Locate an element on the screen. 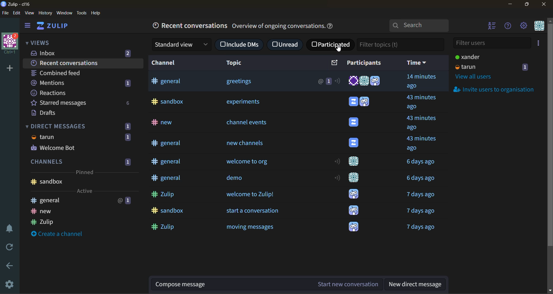 The width and height of the screenshot is (553, 294). invite users to organisation is located at coordinates (539, 44).